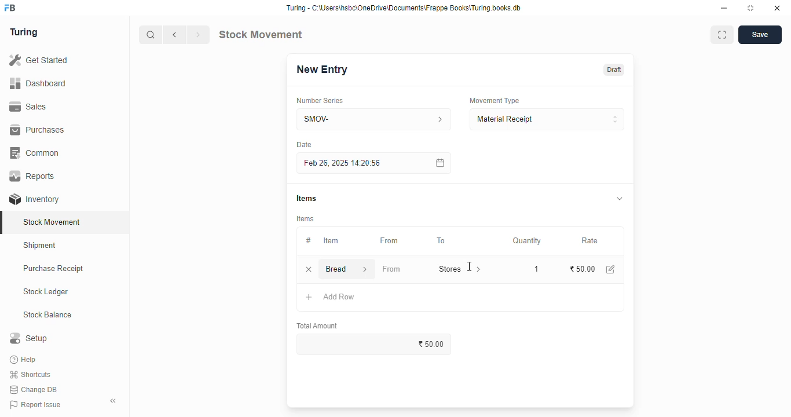 This screenshot has height=417, width=791. What do you see at coordinates (534, 268) in the screenshot?
I see `1` at bounding box center [534, 268].